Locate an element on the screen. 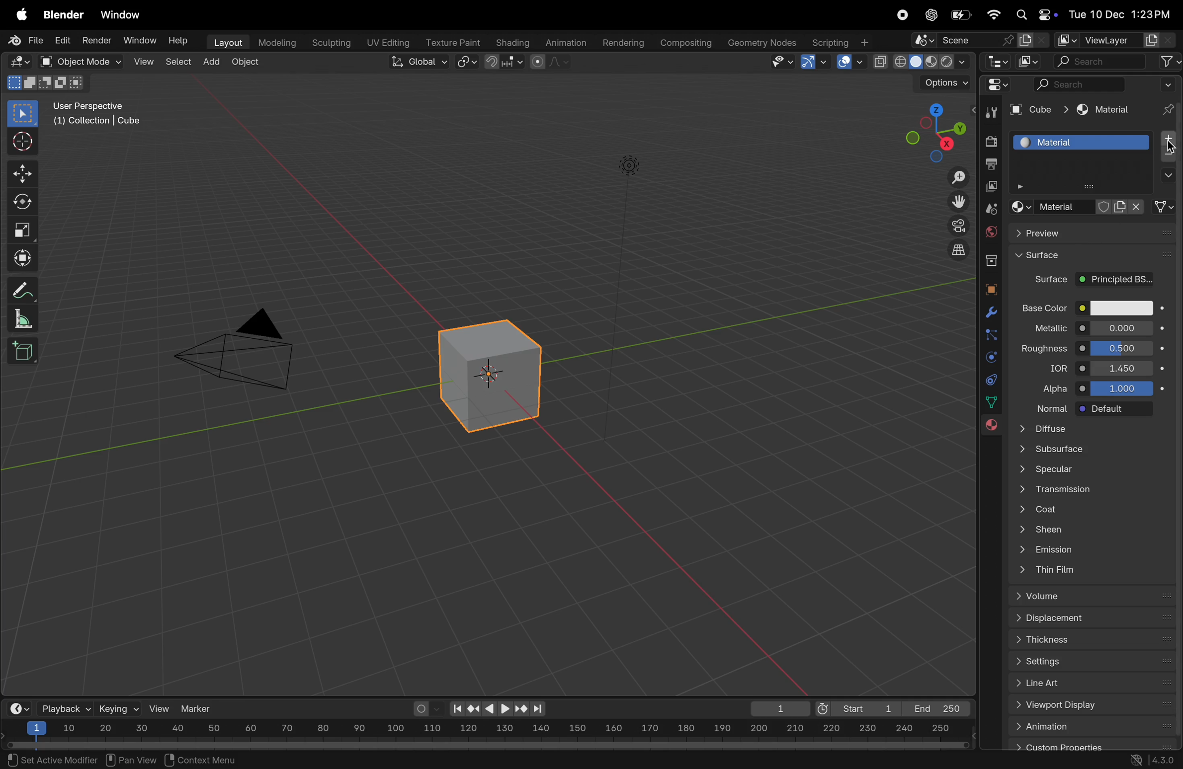 The image size is (1183, 769). camera is located at coordinates (956, 226).